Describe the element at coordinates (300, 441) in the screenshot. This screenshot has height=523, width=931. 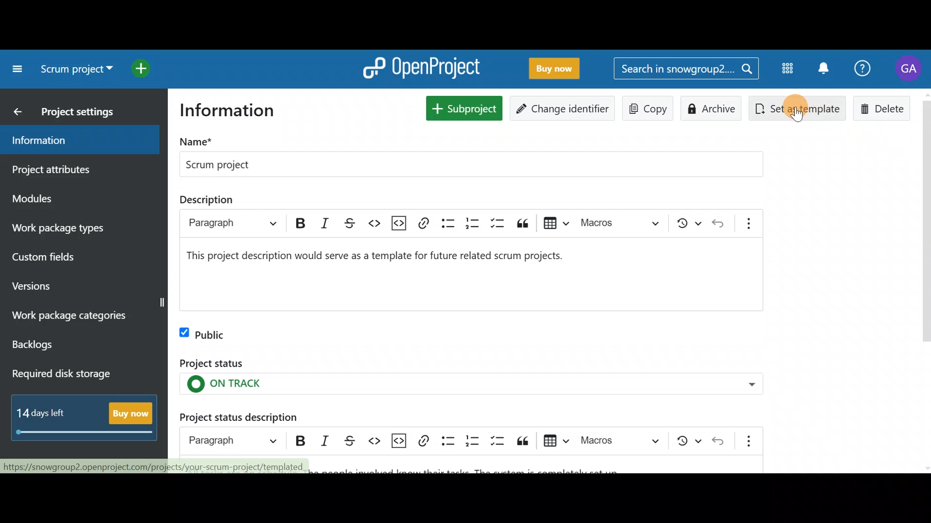
I see `Bold` at that location.